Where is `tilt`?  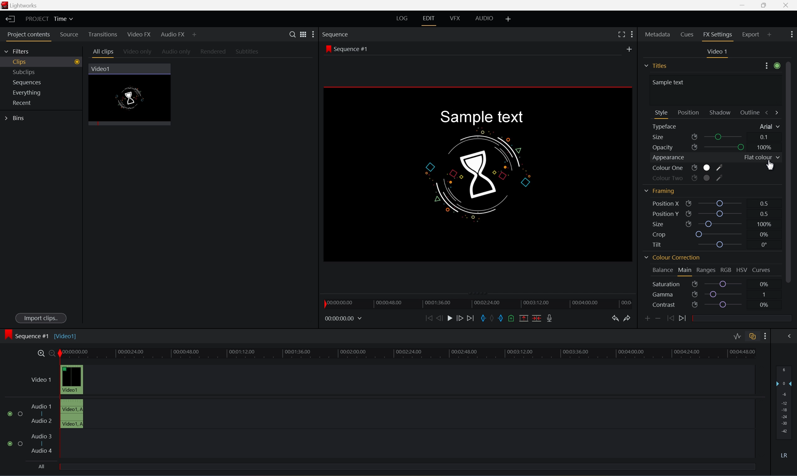
tilt is located at coordinates (661, 244).